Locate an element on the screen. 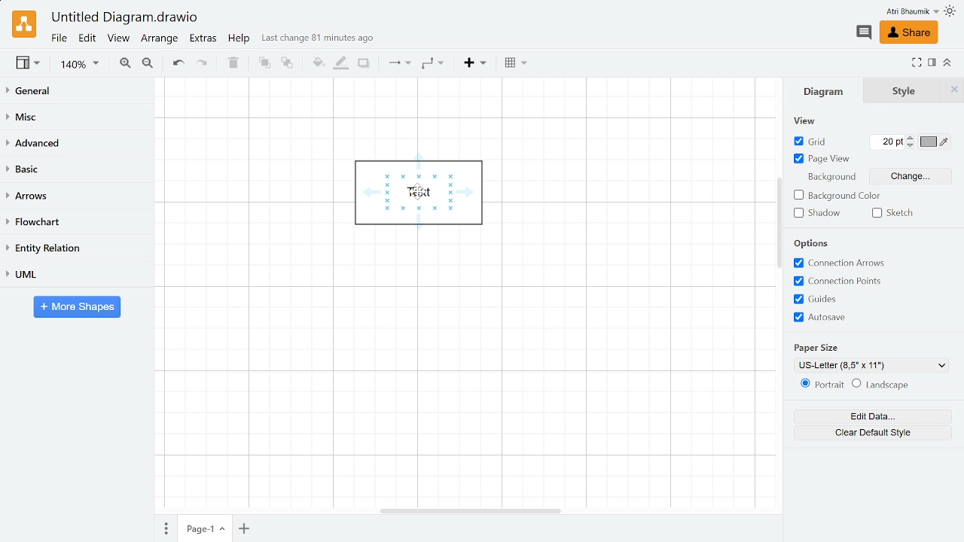 The height and width of the screenshot is (542, 964). Entity relation is located at coordinates (75, 248).